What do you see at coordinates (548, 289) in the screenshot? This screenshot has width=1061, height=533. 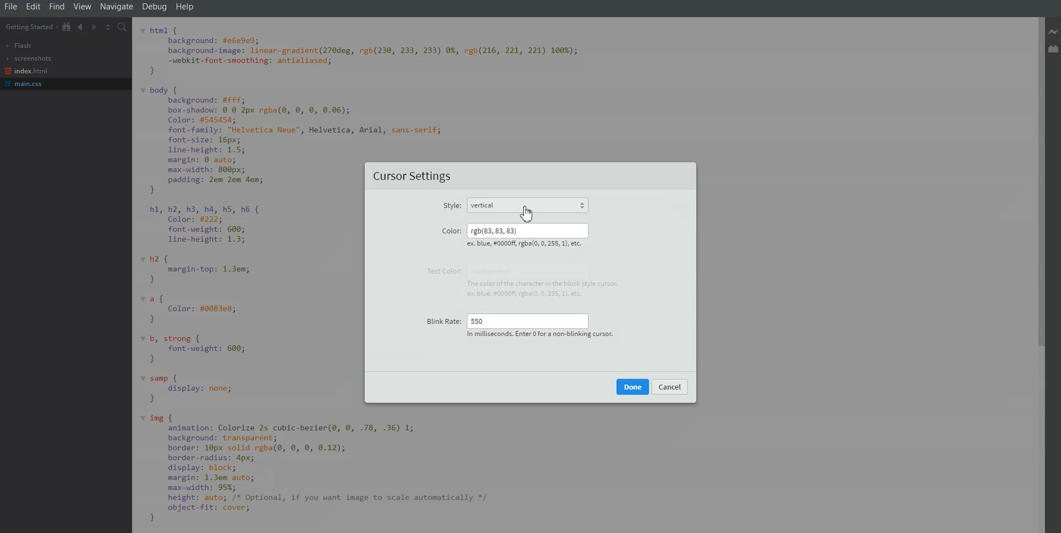 I see `The color of the character in the block style cursor.
‘ex. blue, #0000f, rgba(0, 0, 255, 1), etc.` at bounding box center [548, 289].